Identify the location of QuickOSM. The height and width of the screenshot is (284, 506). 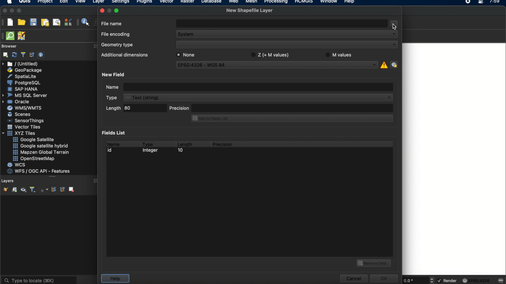
(11, 36).